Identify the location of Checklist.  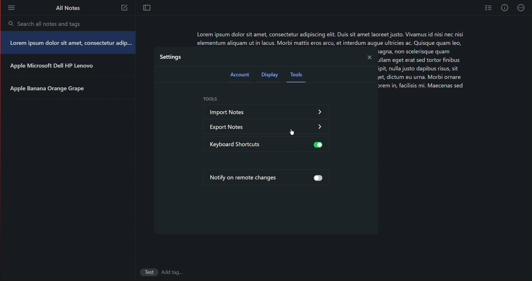
(488, 8).